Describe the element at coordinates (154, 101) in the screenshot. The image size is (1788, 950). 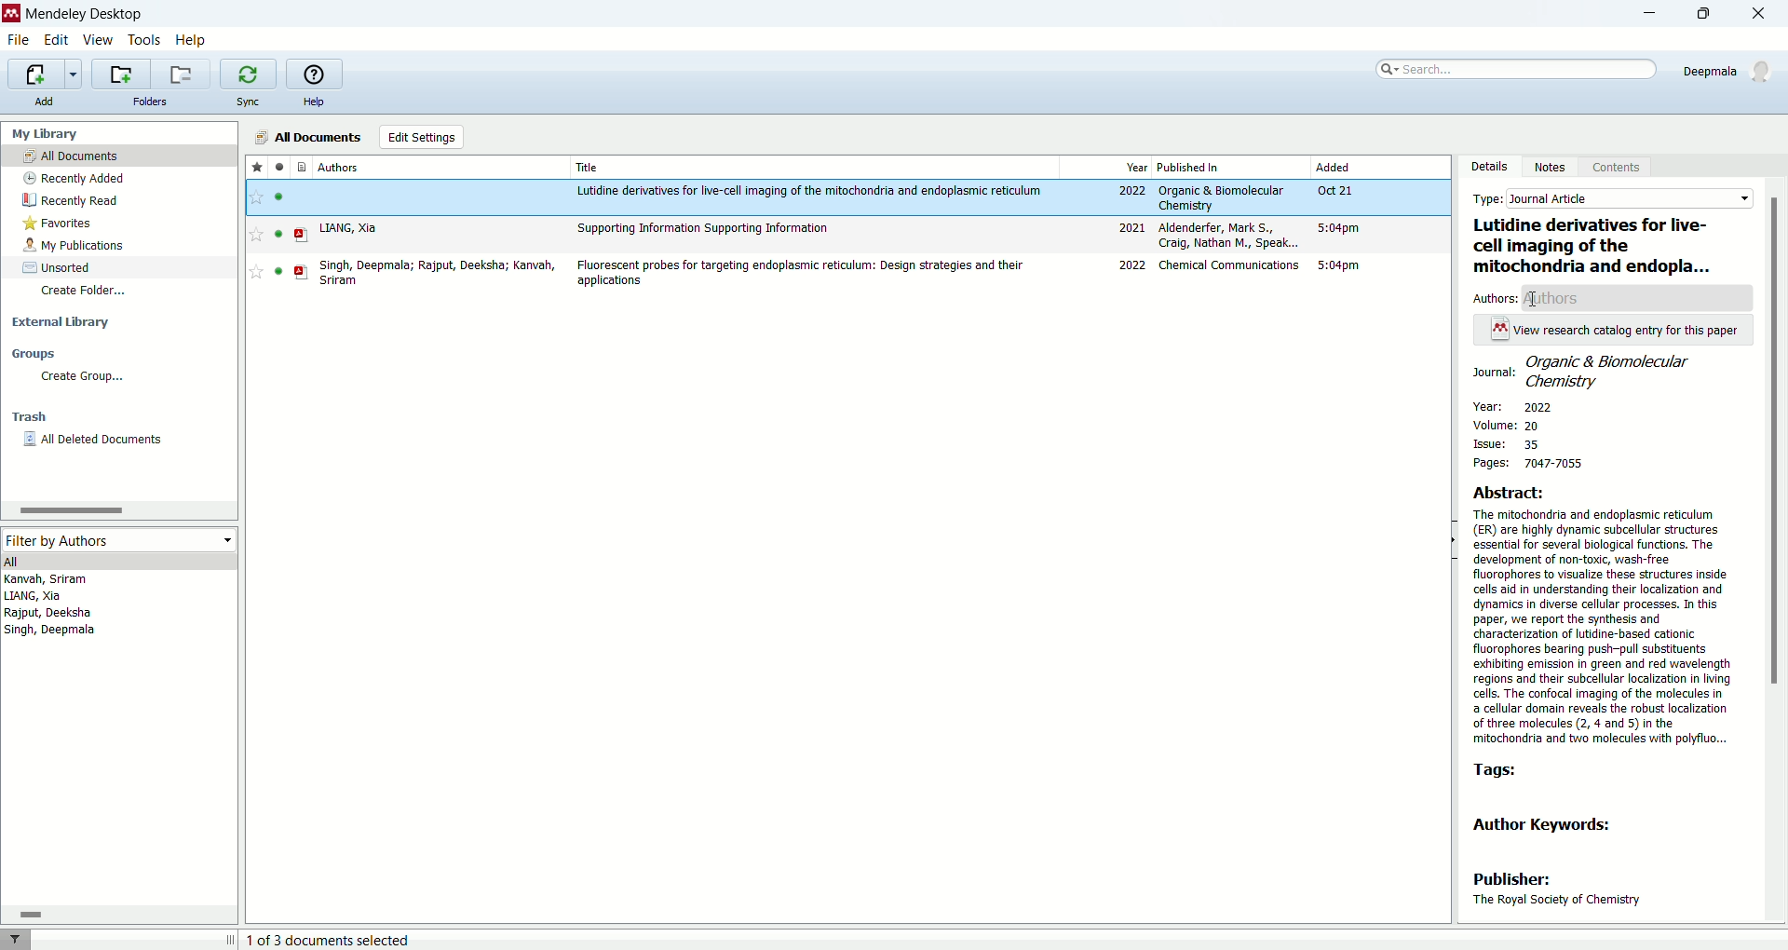
I see `folders` at that location.